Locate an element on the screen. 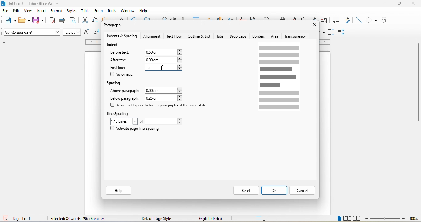 Image resolution: width=421 pixels, height=222 pixels. 0.00cm is located at coordinates (160, 68).